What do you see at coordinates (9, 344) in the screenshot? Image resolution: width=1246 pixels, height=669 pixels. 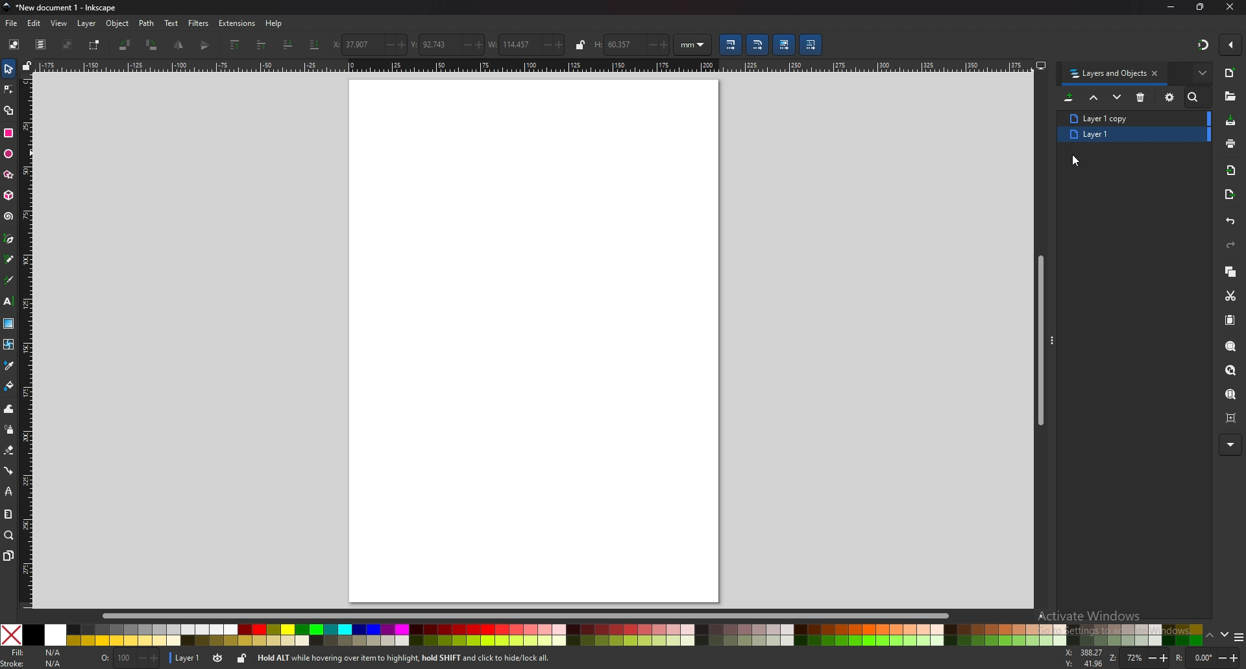 I see `mesh` at bounding box center [9, 344].